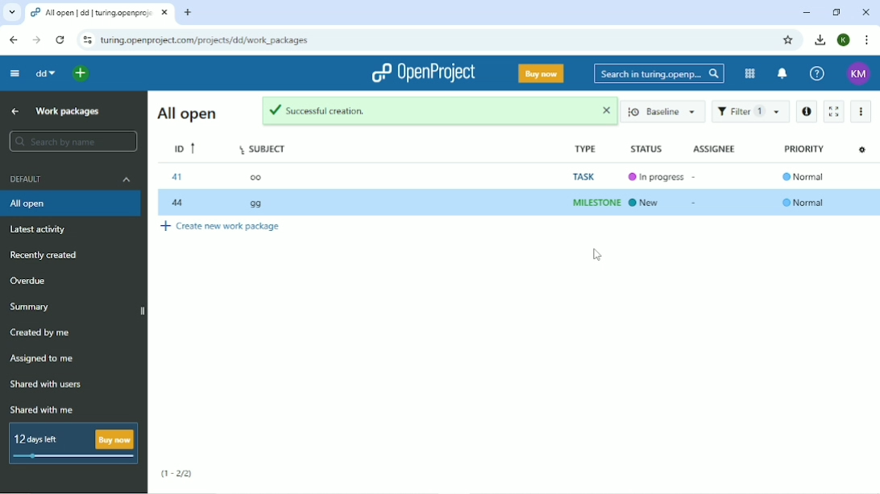  I want to click on Status, so click(645, 150).